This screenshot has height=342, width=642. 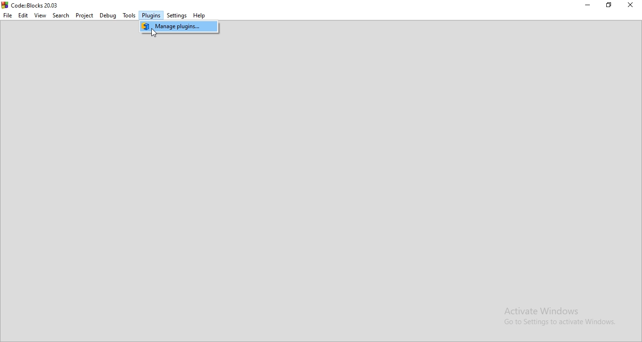 I want to click on Settings, so click(x=177, y=16).